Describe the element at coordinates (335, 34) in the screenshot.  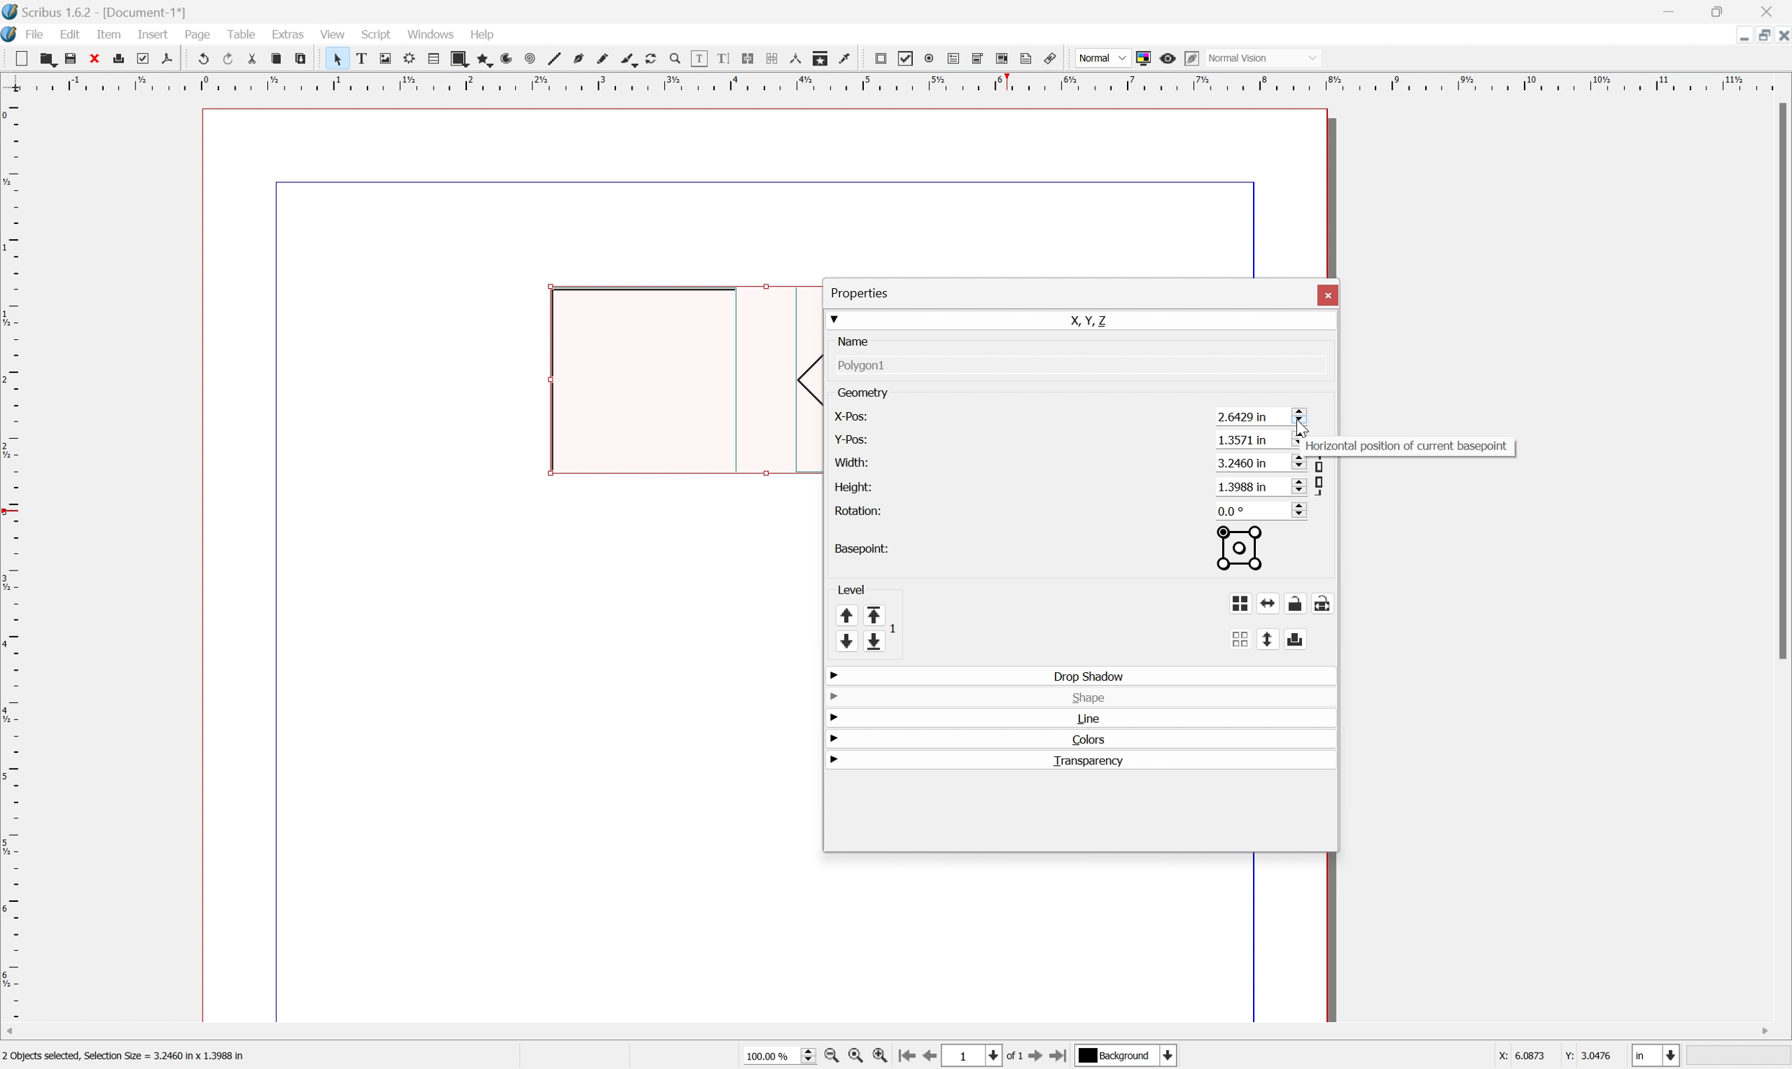
I see `view` at that location.